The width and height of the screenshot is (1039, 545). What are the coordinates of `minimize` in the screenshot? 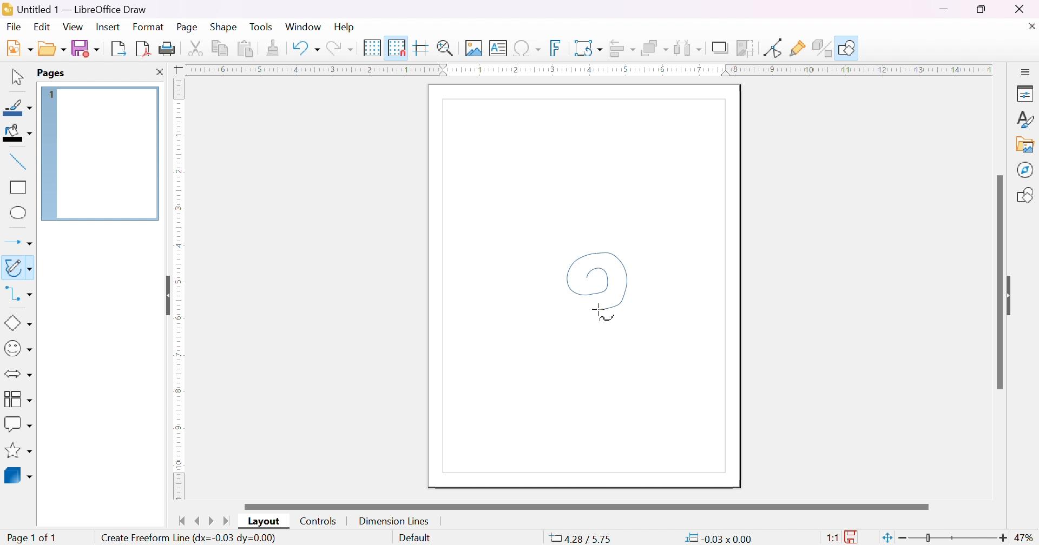 It's located at (944, 9).